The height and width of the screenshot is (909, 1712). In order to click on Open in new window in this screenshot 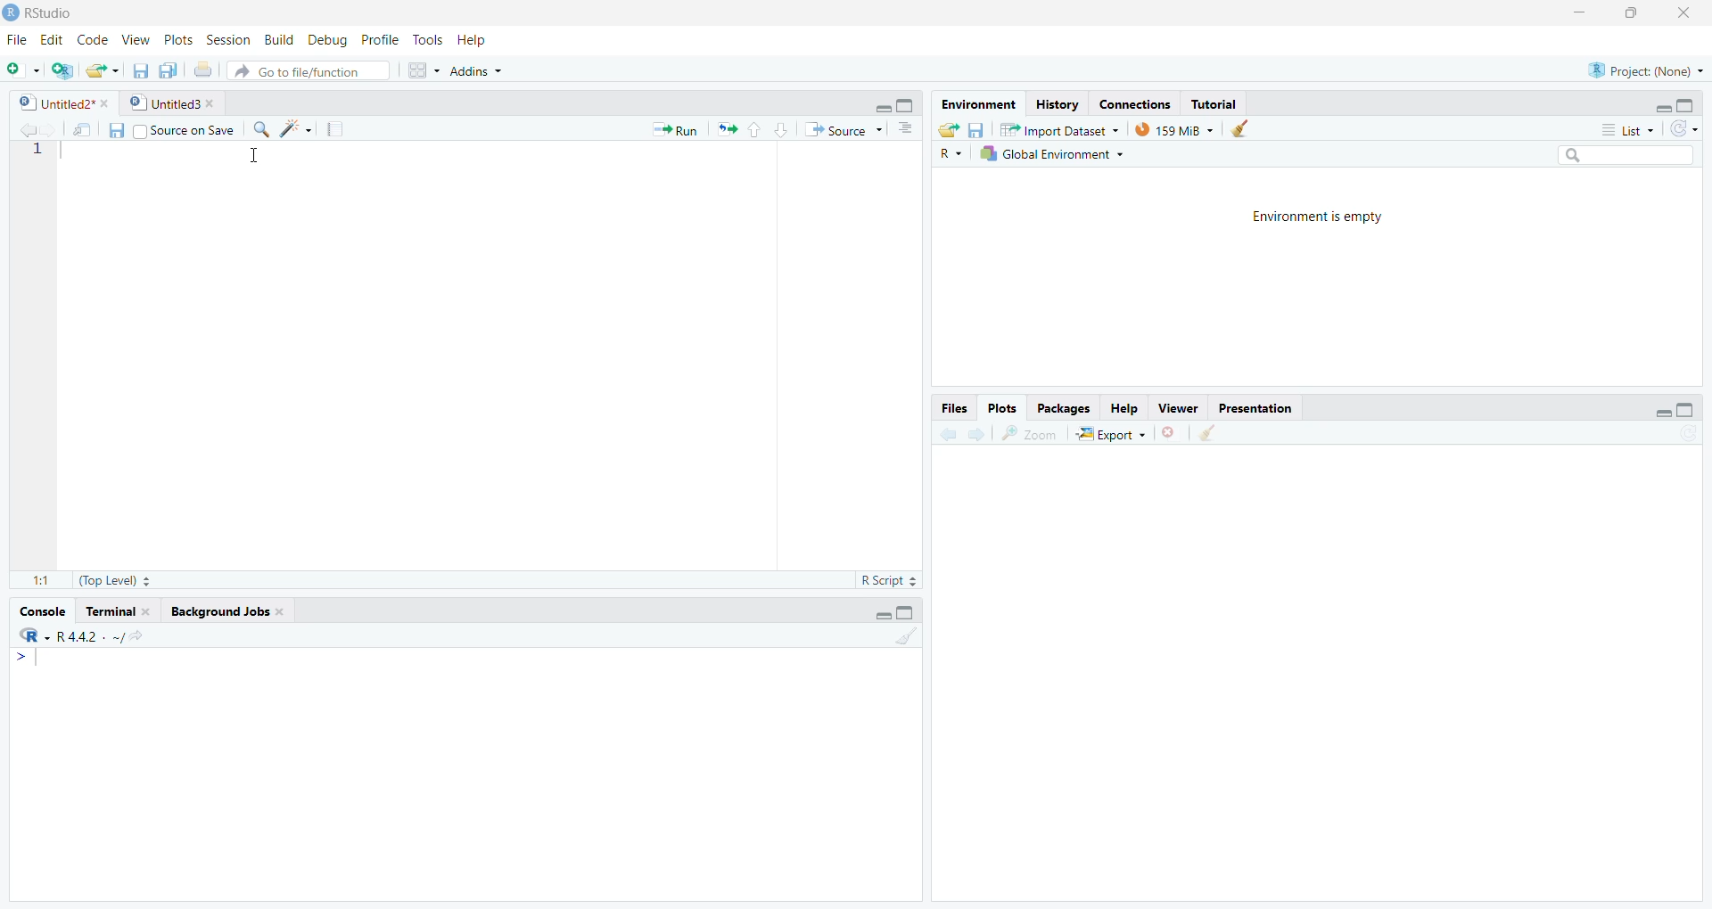, I will do `click(84, 129)`.